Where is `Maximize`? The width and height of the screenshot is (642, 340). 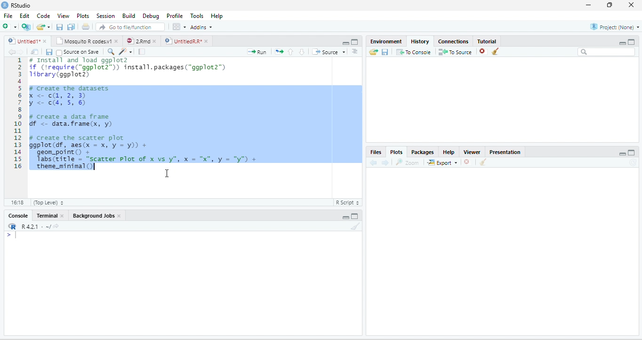
Maximize is located at coordinates (355, 42).